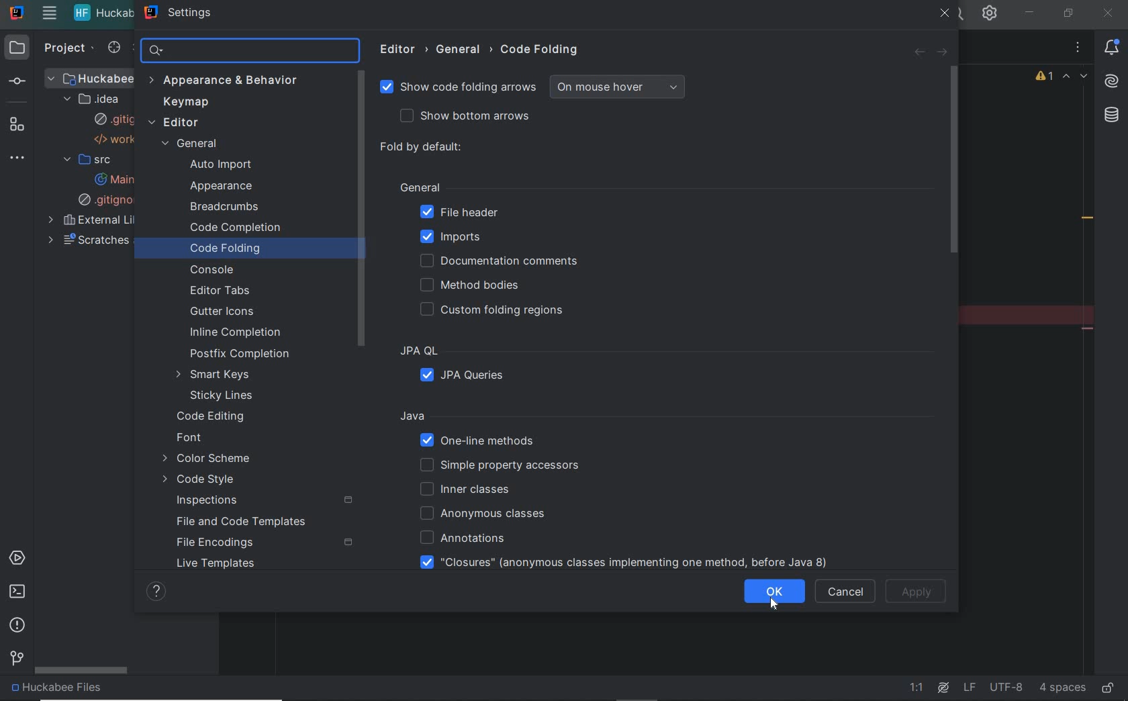  I want to click on notifications, so click(1115, 46).